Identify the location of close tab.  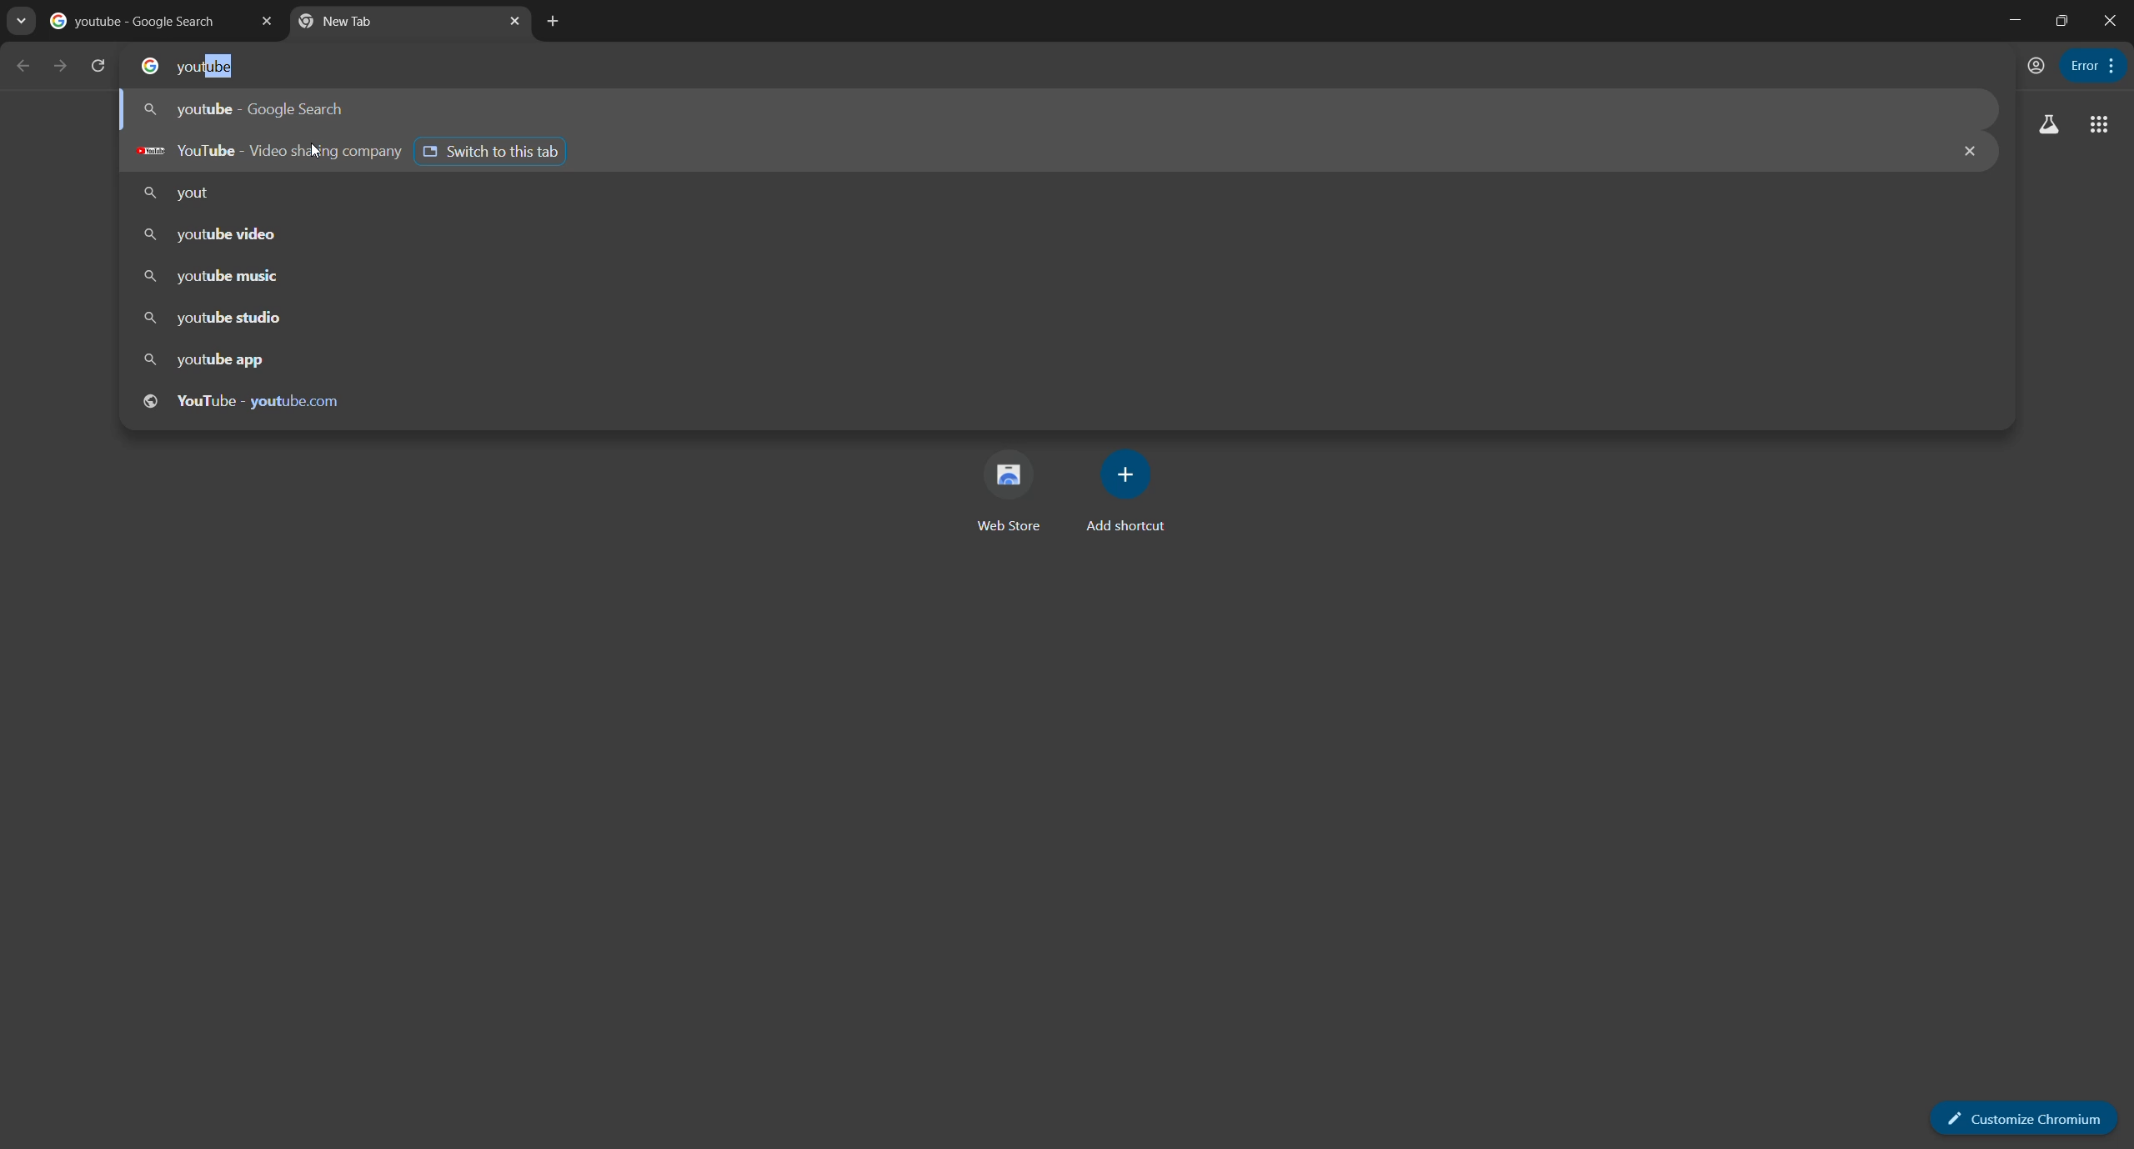
(518, 23).